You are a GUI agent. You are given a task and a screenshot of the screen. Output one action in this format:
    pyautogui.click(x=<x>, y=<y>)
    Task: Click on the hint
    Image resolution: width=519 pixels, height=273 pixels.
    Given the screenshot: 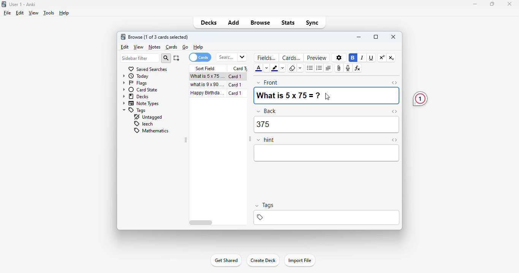 What is the action you would take?
    pyautogui.click(x=266, y=140)
    